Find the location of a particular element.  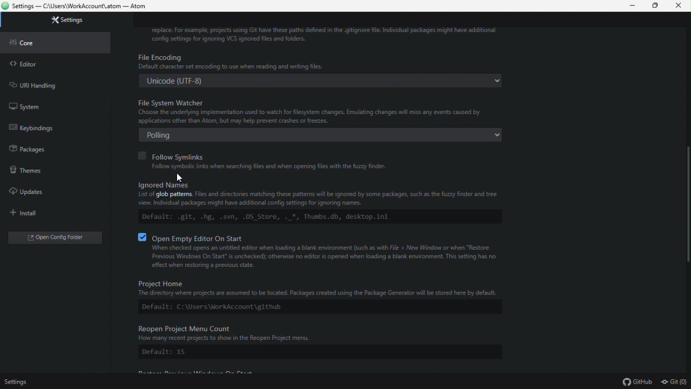

updates is located at coordinates (50, 192).